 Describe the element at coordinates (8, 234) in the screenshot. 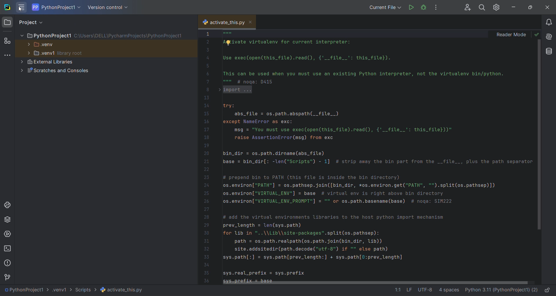

I see `services` at that location.